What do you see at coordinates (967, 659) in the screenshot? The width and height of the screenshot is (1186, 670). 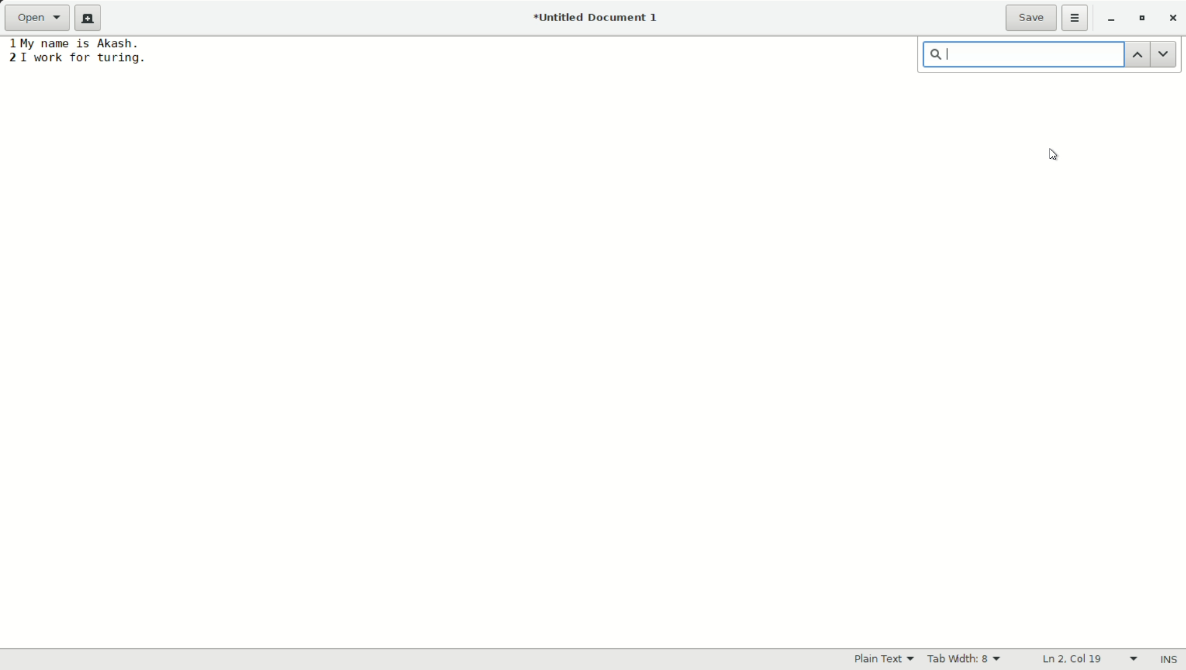 I see `tab width` at bounding box center [967, 659].